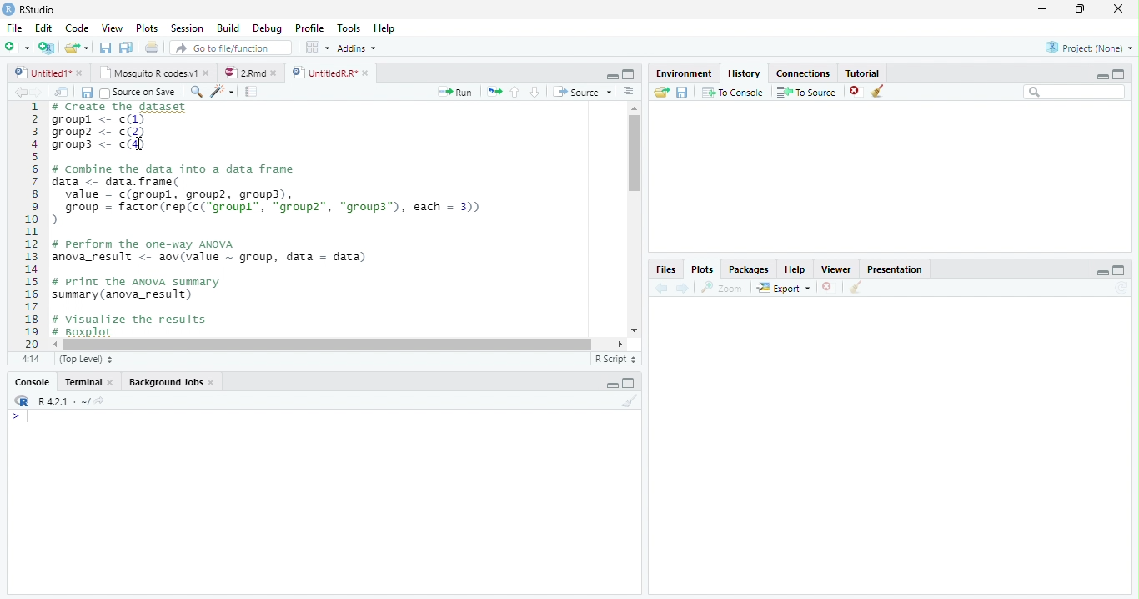 The height and width of the screenshot is (599, 1139). Describe the element at coordinates (147, 28) in the screenshot. I see `Plots` at that location.